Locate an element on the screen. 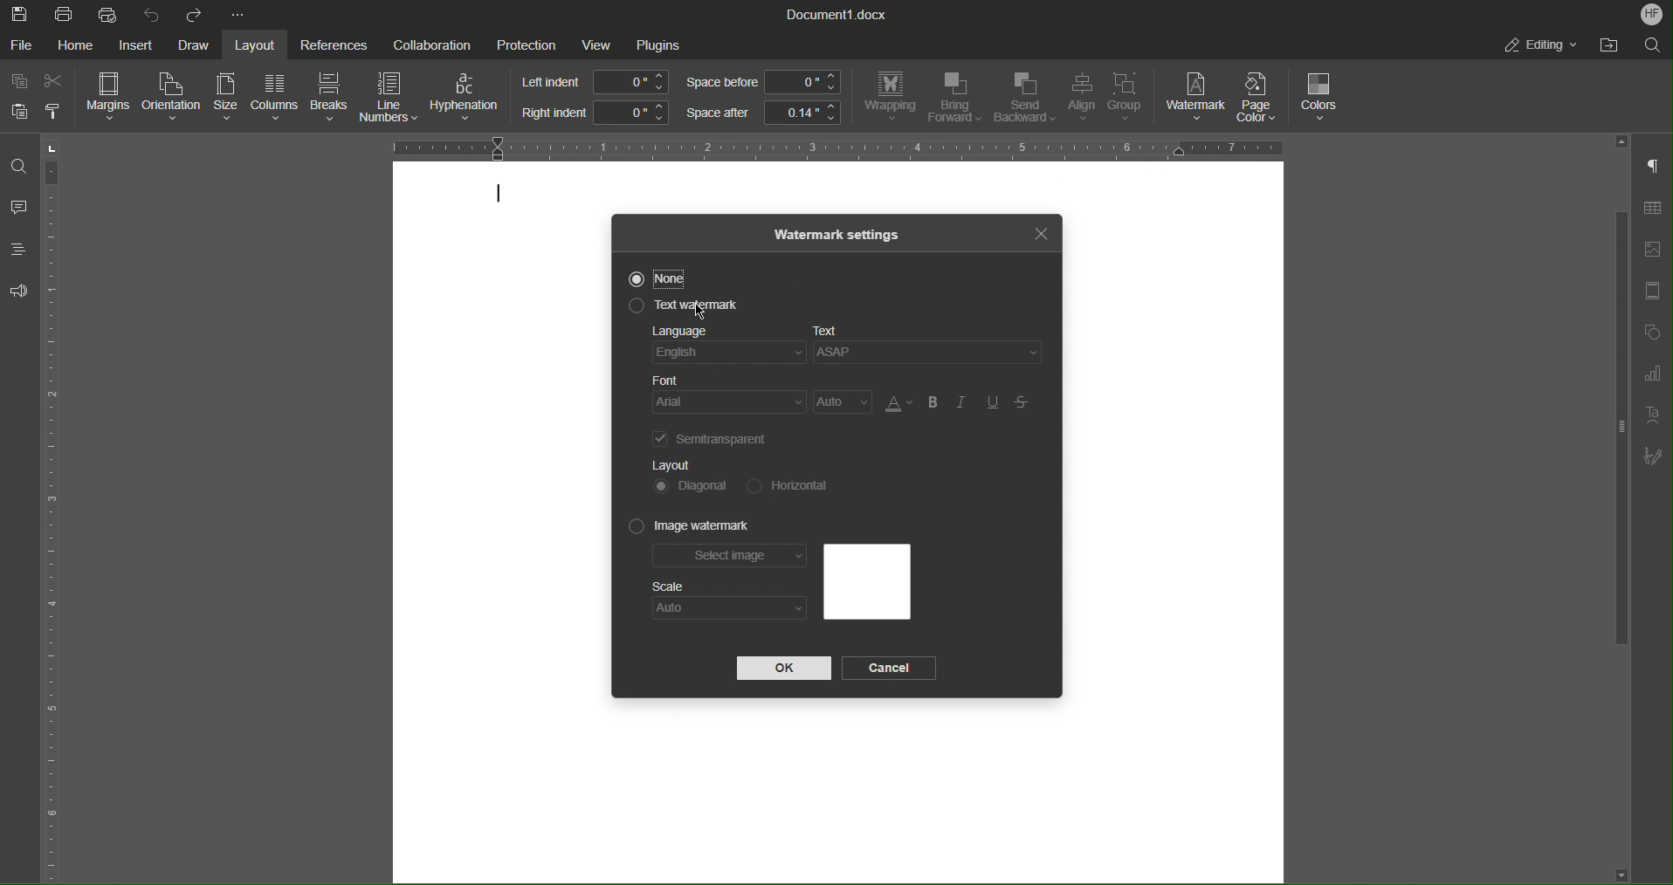 The height and width of the screenshot is (885, 1673). Group is located at coordinates (1131, 99).